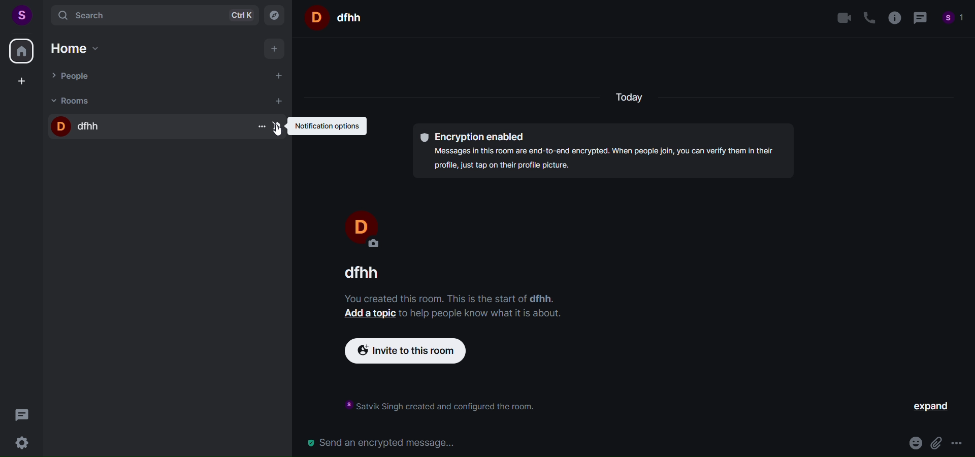 The height and width of the screenshot is (457, 975). I want to click on dfhh, so click(350, 17).